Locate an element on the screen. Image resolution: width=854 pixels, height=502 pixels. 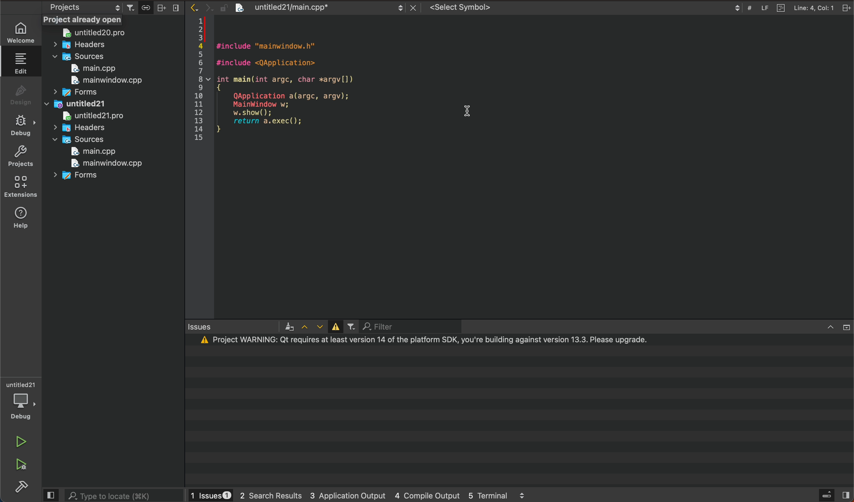
expand is located at coordinates (848, 327).